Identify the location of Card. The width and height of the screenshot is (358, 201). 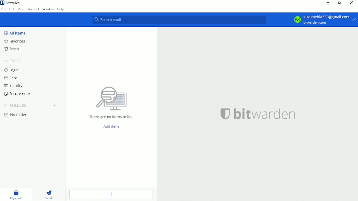
(12, 78).